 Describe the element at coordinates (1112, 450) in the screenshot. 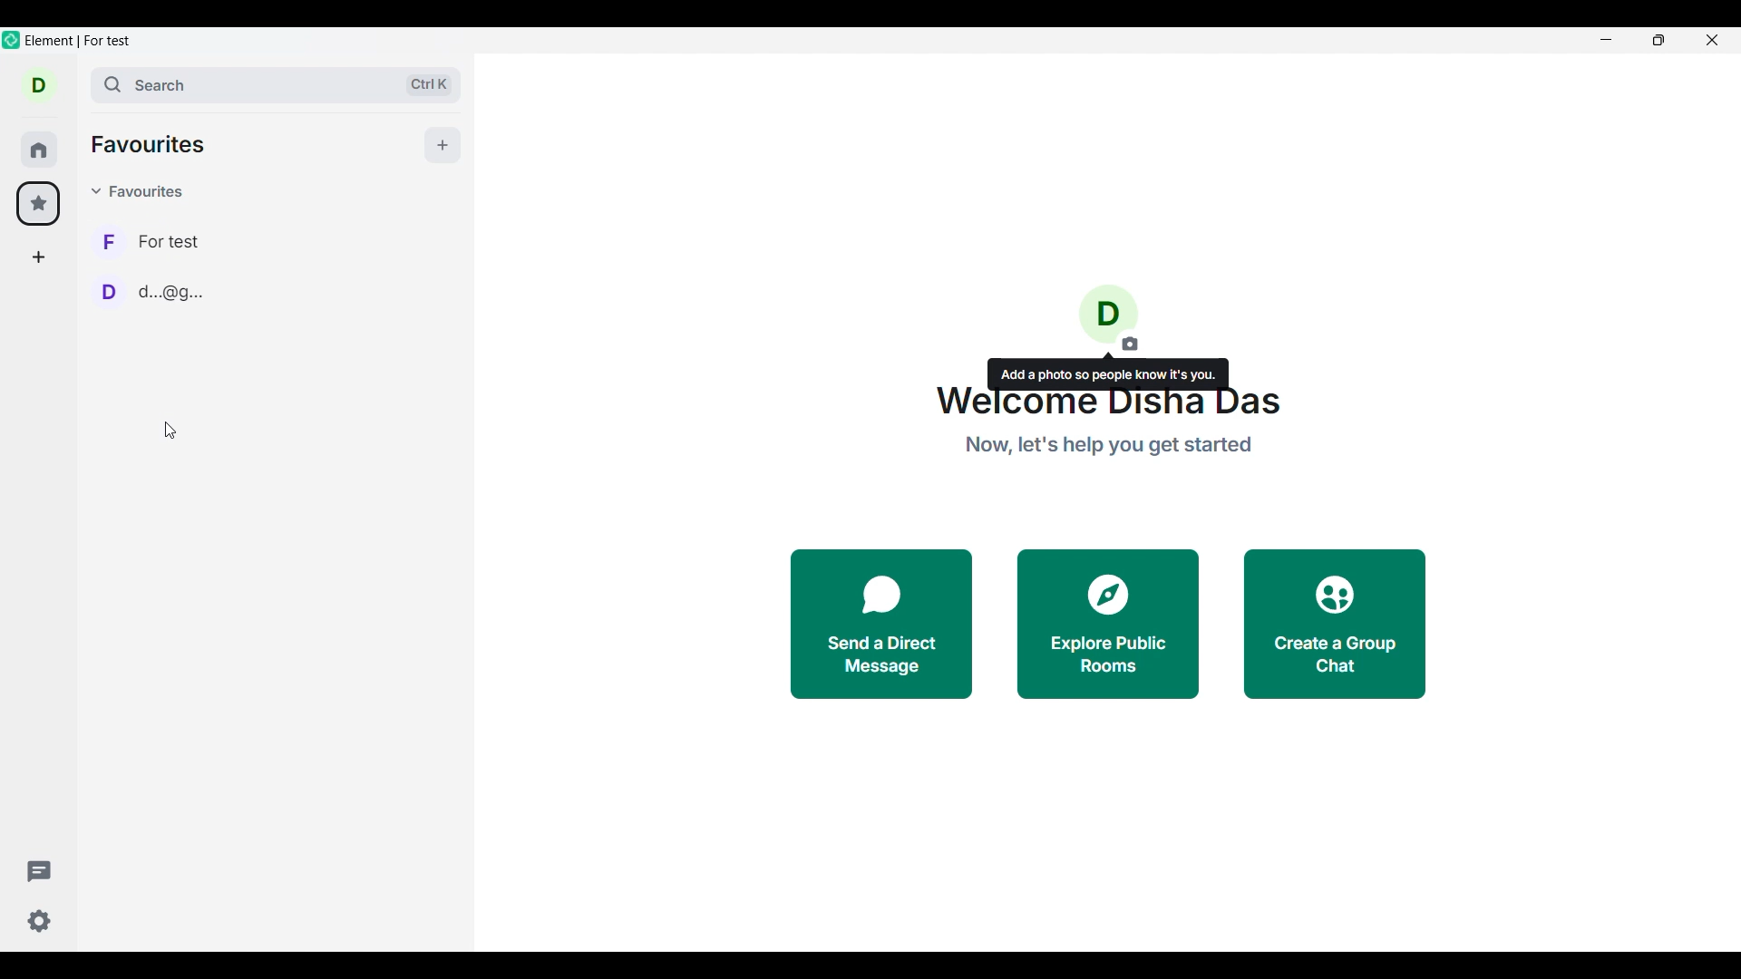

I see `now let's help you get started` at that location.